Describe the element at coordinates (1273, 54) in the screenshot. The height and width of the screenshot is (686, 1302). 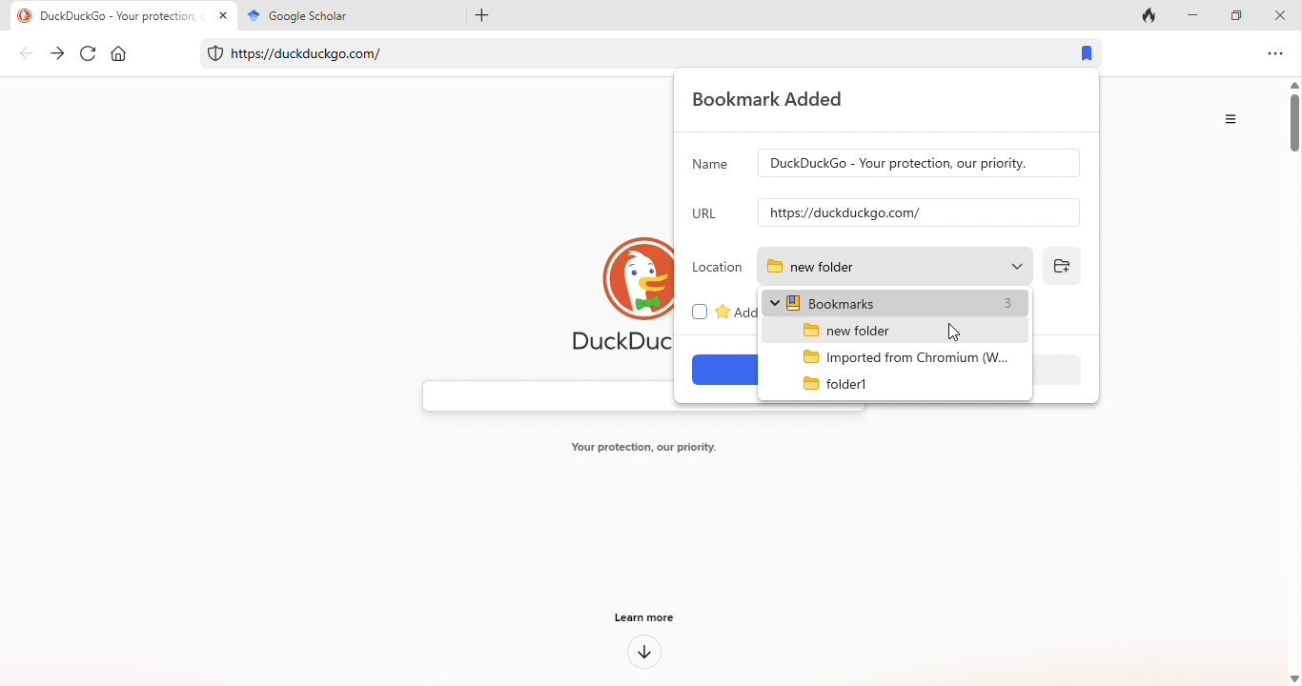
I see `options` at that location.